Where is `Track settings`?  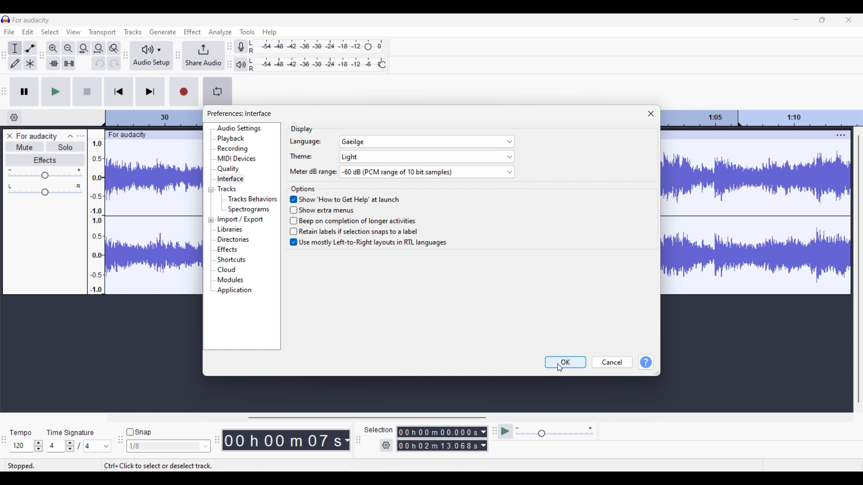 Track settings is located at coordinates (841, 135).